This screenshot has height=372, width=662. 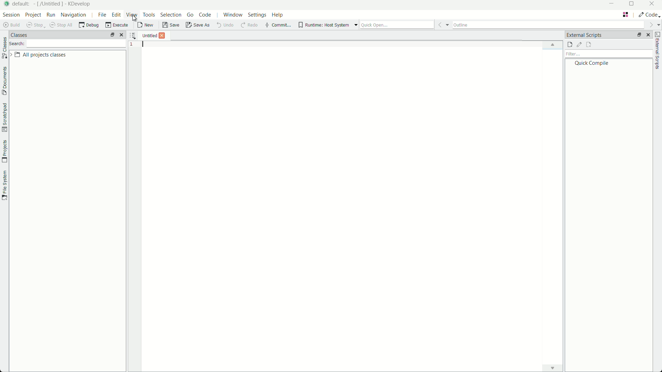 I want to click on arrange tab, so click(x=112, y=34).